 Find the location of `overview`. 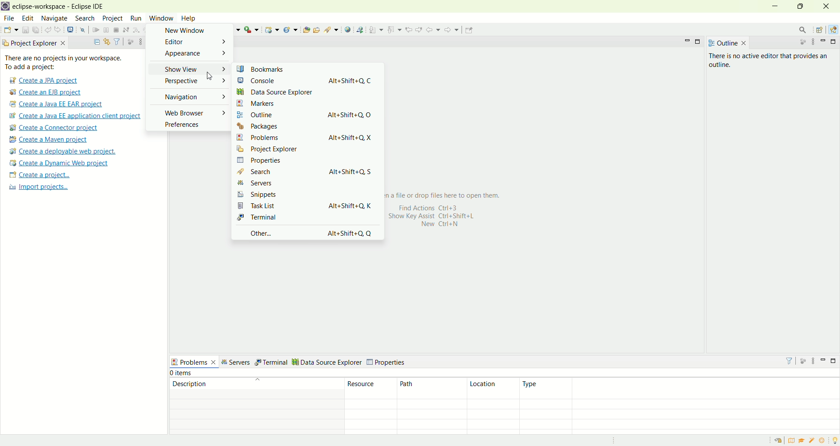

overview is located at coordinates (790, 441).